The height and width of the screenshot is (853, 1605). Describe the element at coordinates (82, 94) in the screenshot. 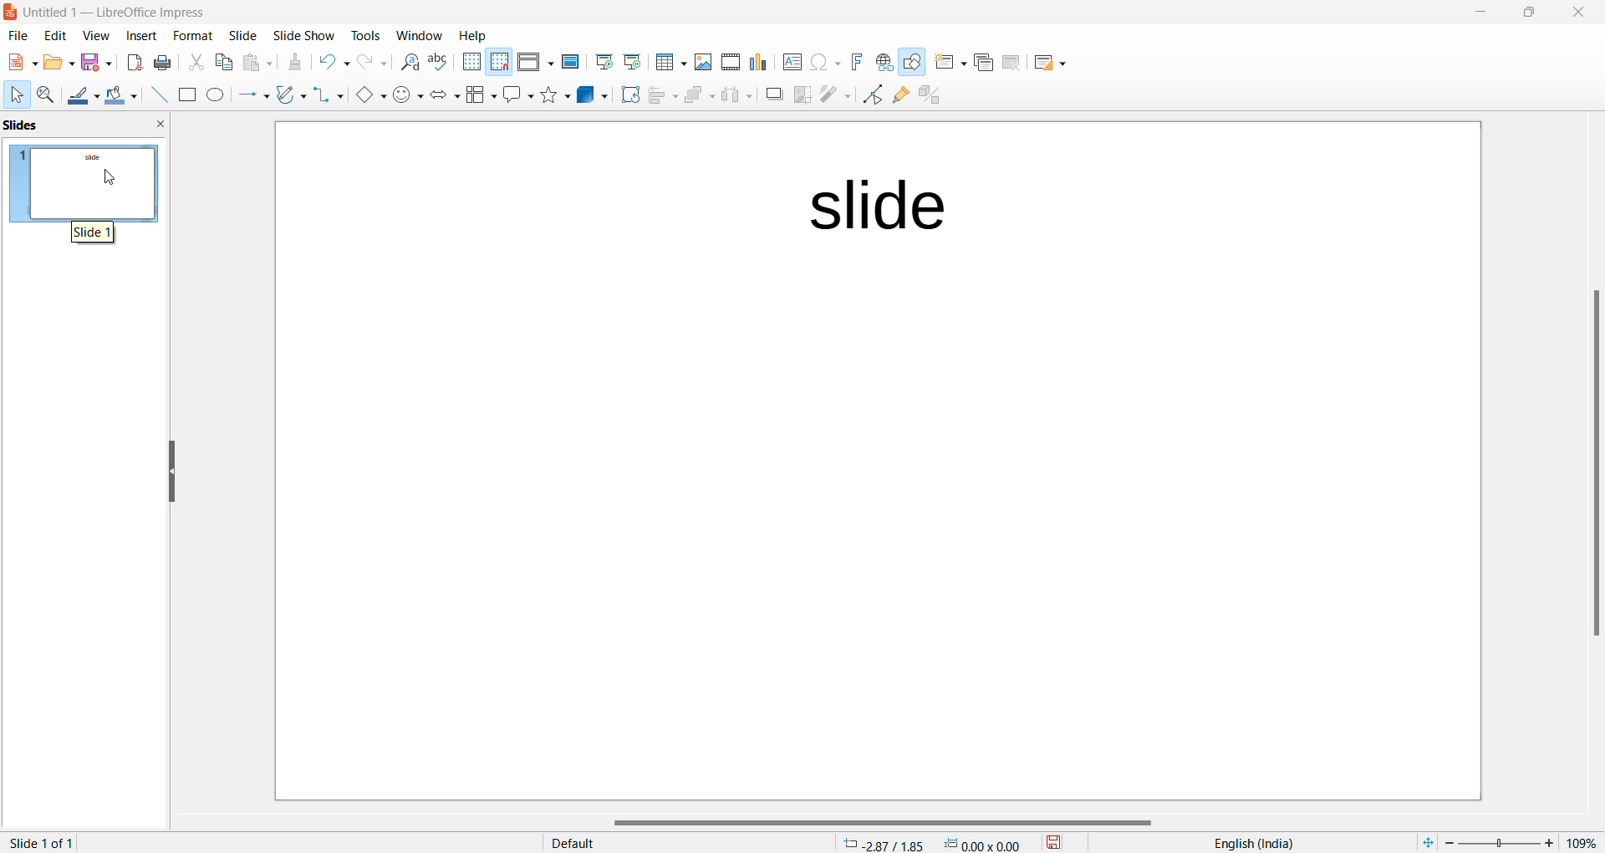

I see `Line color` at that location.